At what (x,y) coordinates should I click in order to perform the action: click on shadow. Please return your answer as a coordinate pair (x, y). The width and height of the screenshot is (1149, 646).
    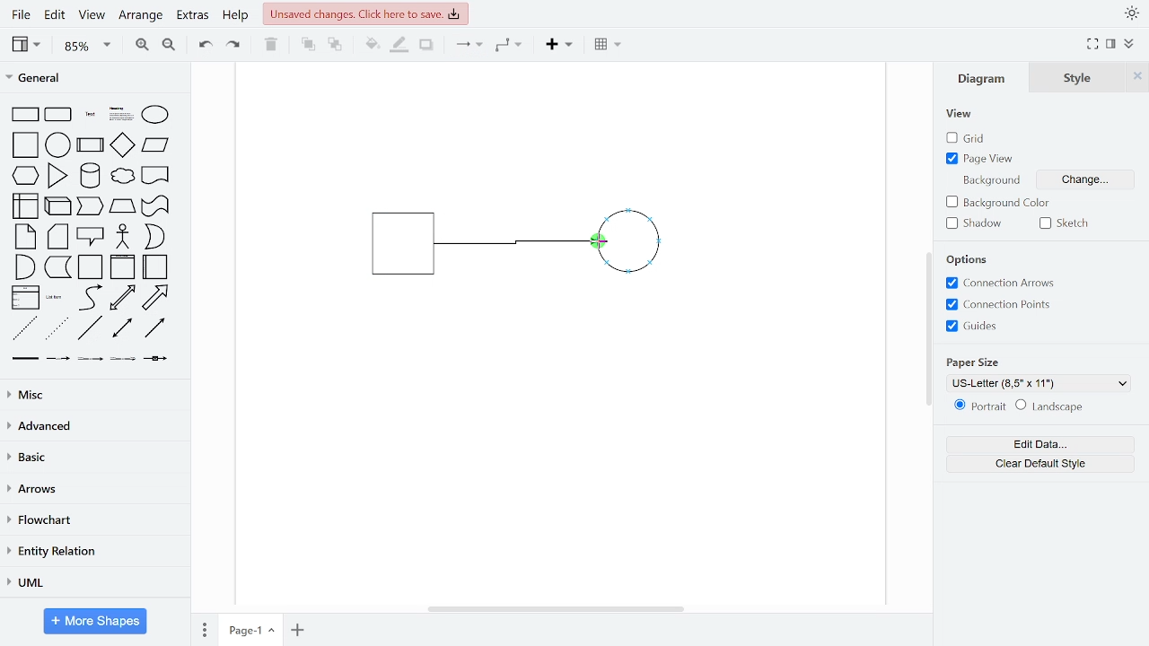
    Looking at the image, I should click on (427, 46).